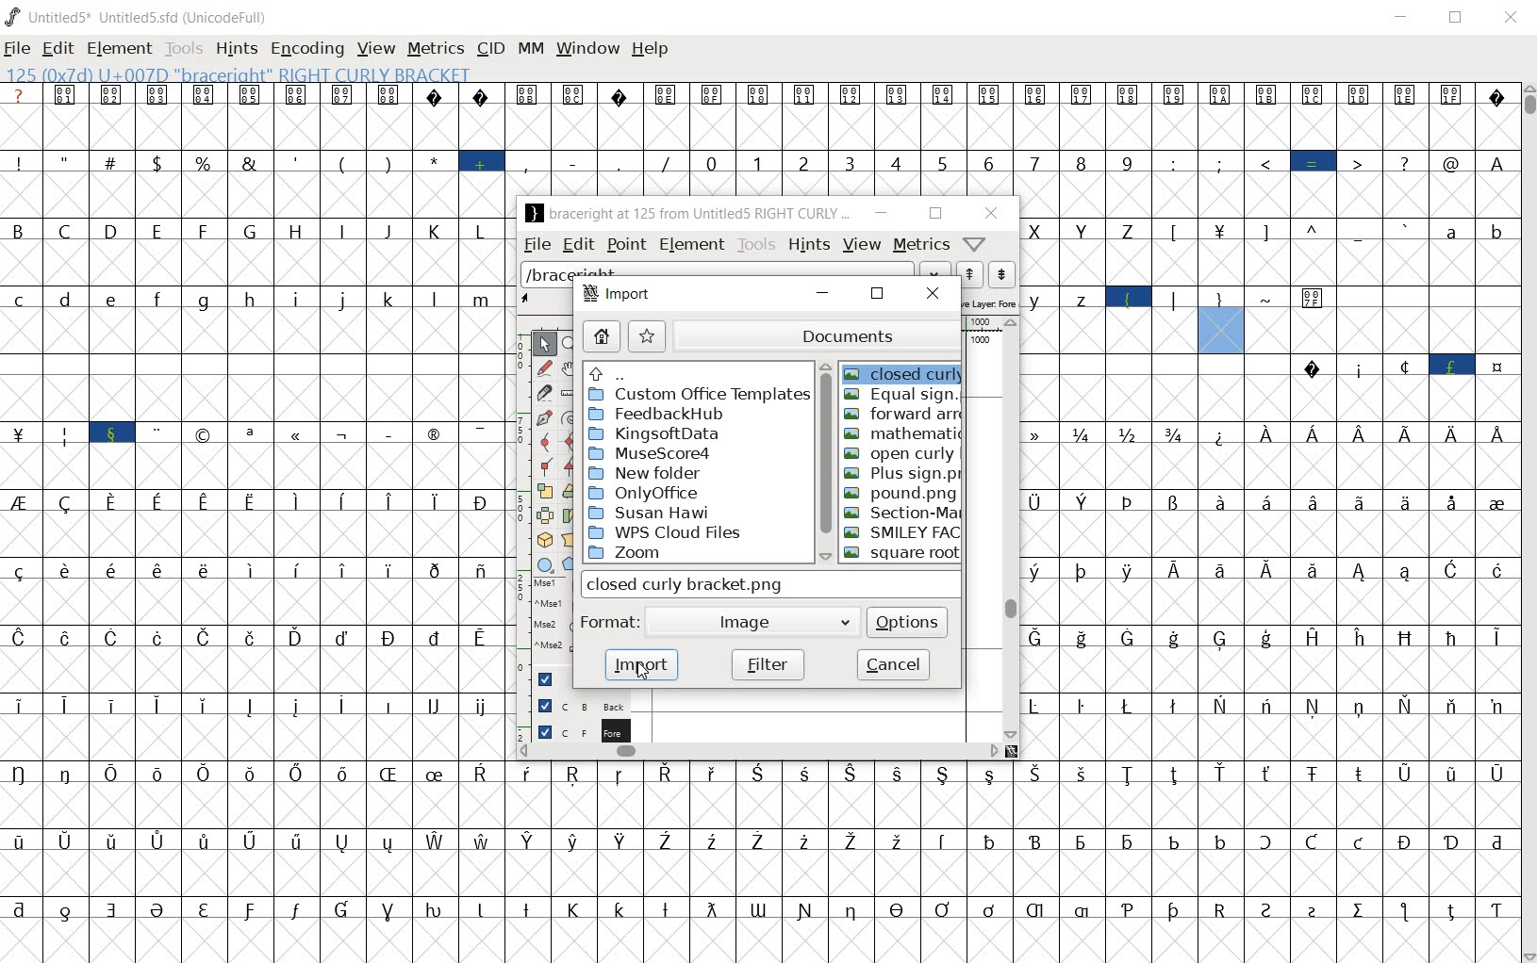 The image size is (1537, 963). Describe the element at coordinates (903, 434) in the screenshot. I see `mathematic` at that location.